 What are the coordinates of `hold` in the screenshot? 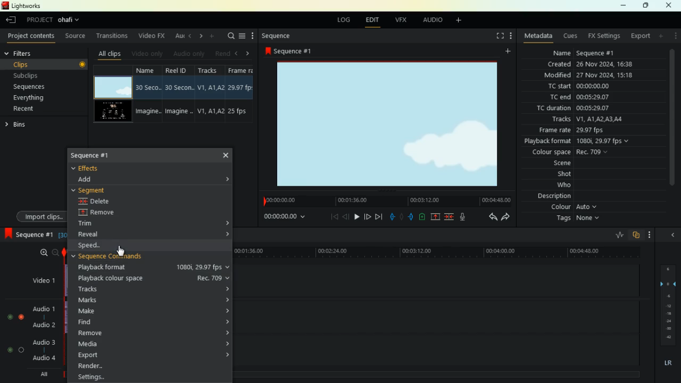 It's located at (401, 216).